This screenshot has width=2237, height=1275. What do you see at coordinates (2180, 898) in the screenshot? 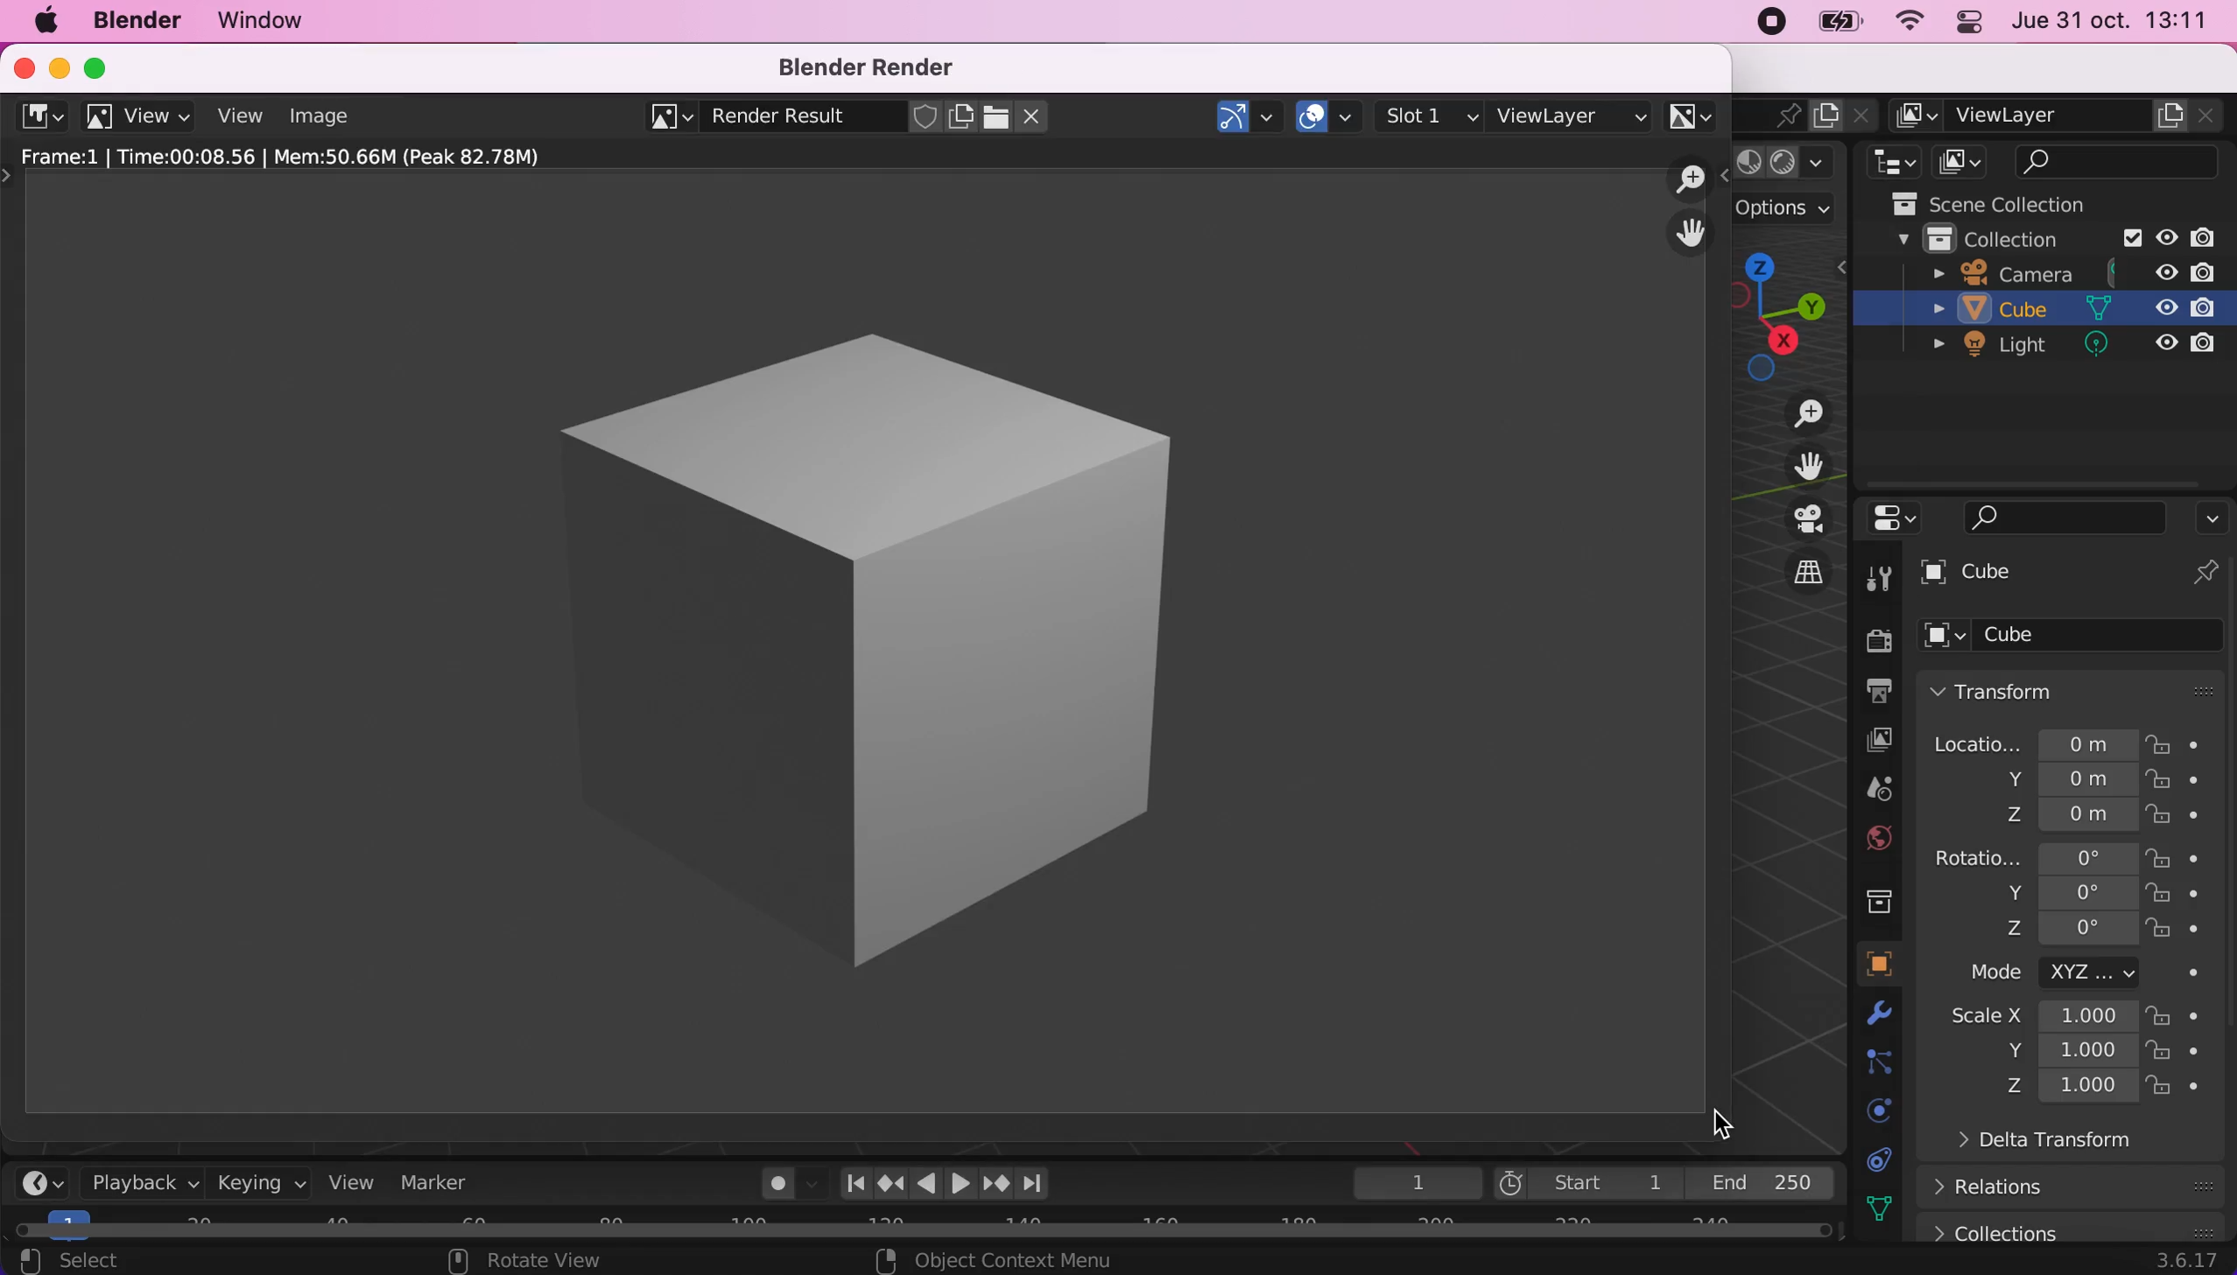
I see `lock` at bounding box center [2180, 898].